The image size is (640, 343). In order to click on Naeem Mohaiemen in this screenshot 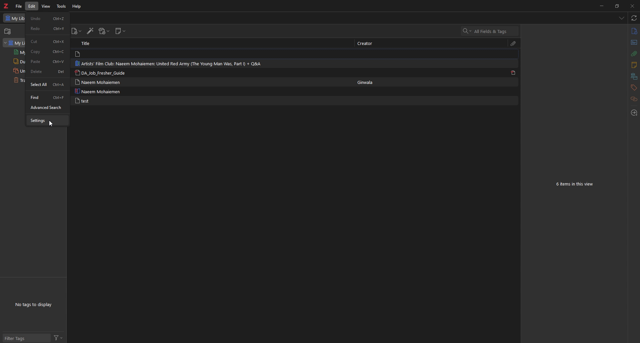, I will do `click(99, 91)`.